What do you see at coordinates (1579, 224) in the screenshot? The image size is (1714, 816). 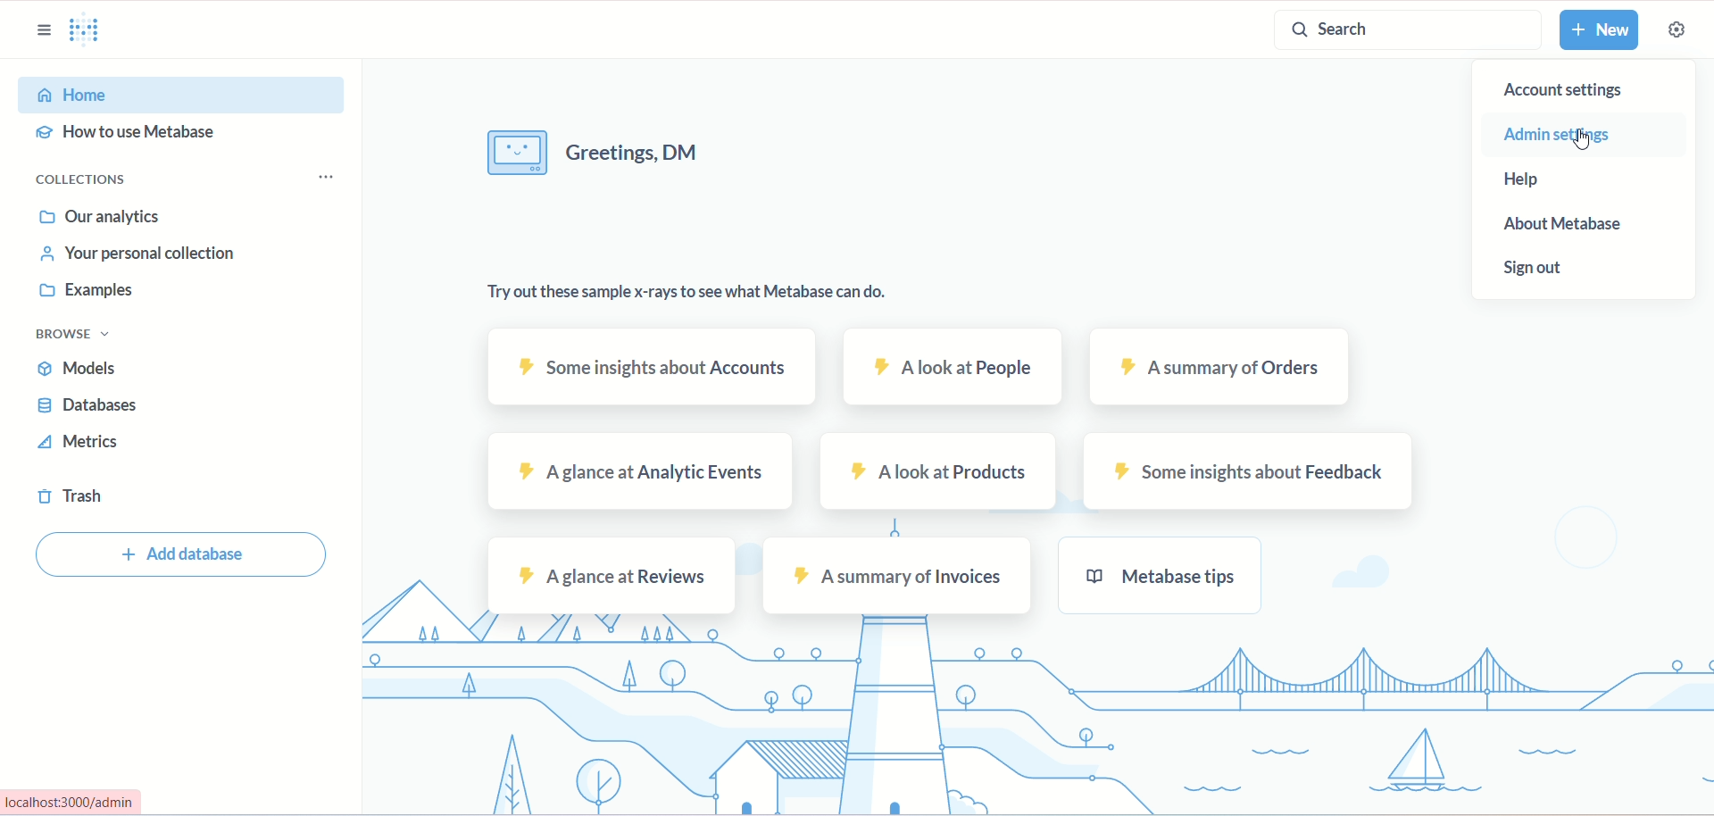 I see `about metabase` at bounding box center [1579, 224].